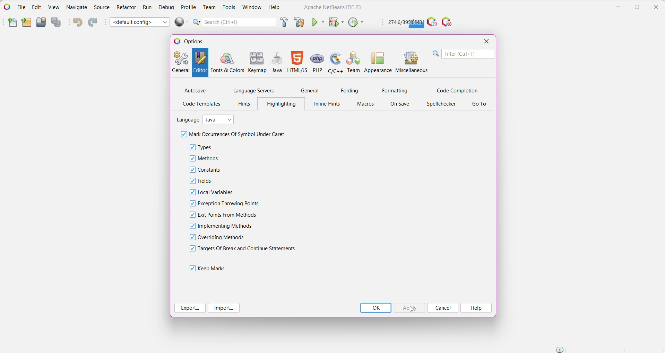 The height and width of the screenshot is (353, 665). Describe the element at coordinates (336, 22) in the screenshot. I see `Debug Project` at that location.